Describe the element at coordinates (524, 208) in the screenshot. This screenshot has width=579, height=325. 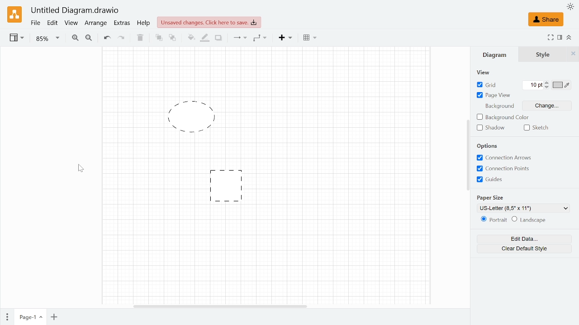
I see `Paper size` at that location.